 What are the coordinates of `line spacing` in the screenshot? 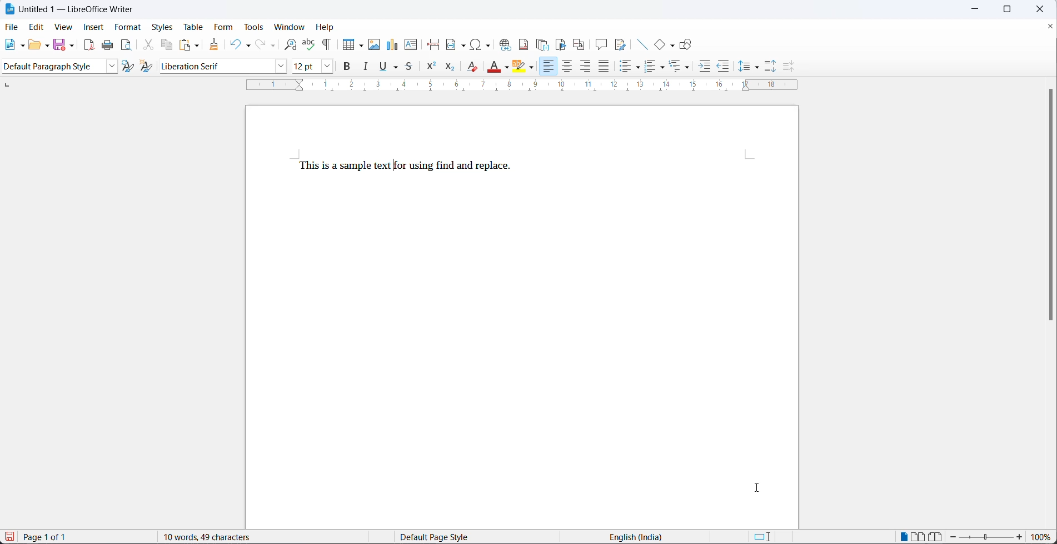 It's located at (757, 68).